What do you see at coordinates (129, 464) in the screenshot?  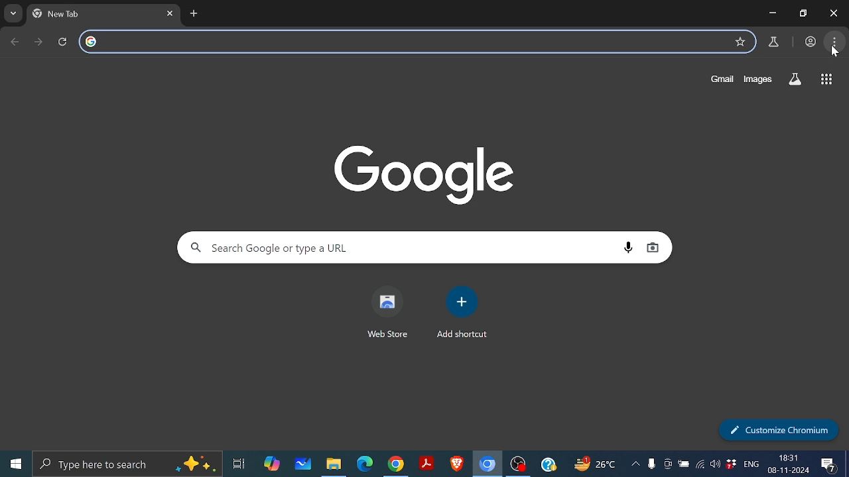 I see `type here to search` at bounding box center [129, 464].